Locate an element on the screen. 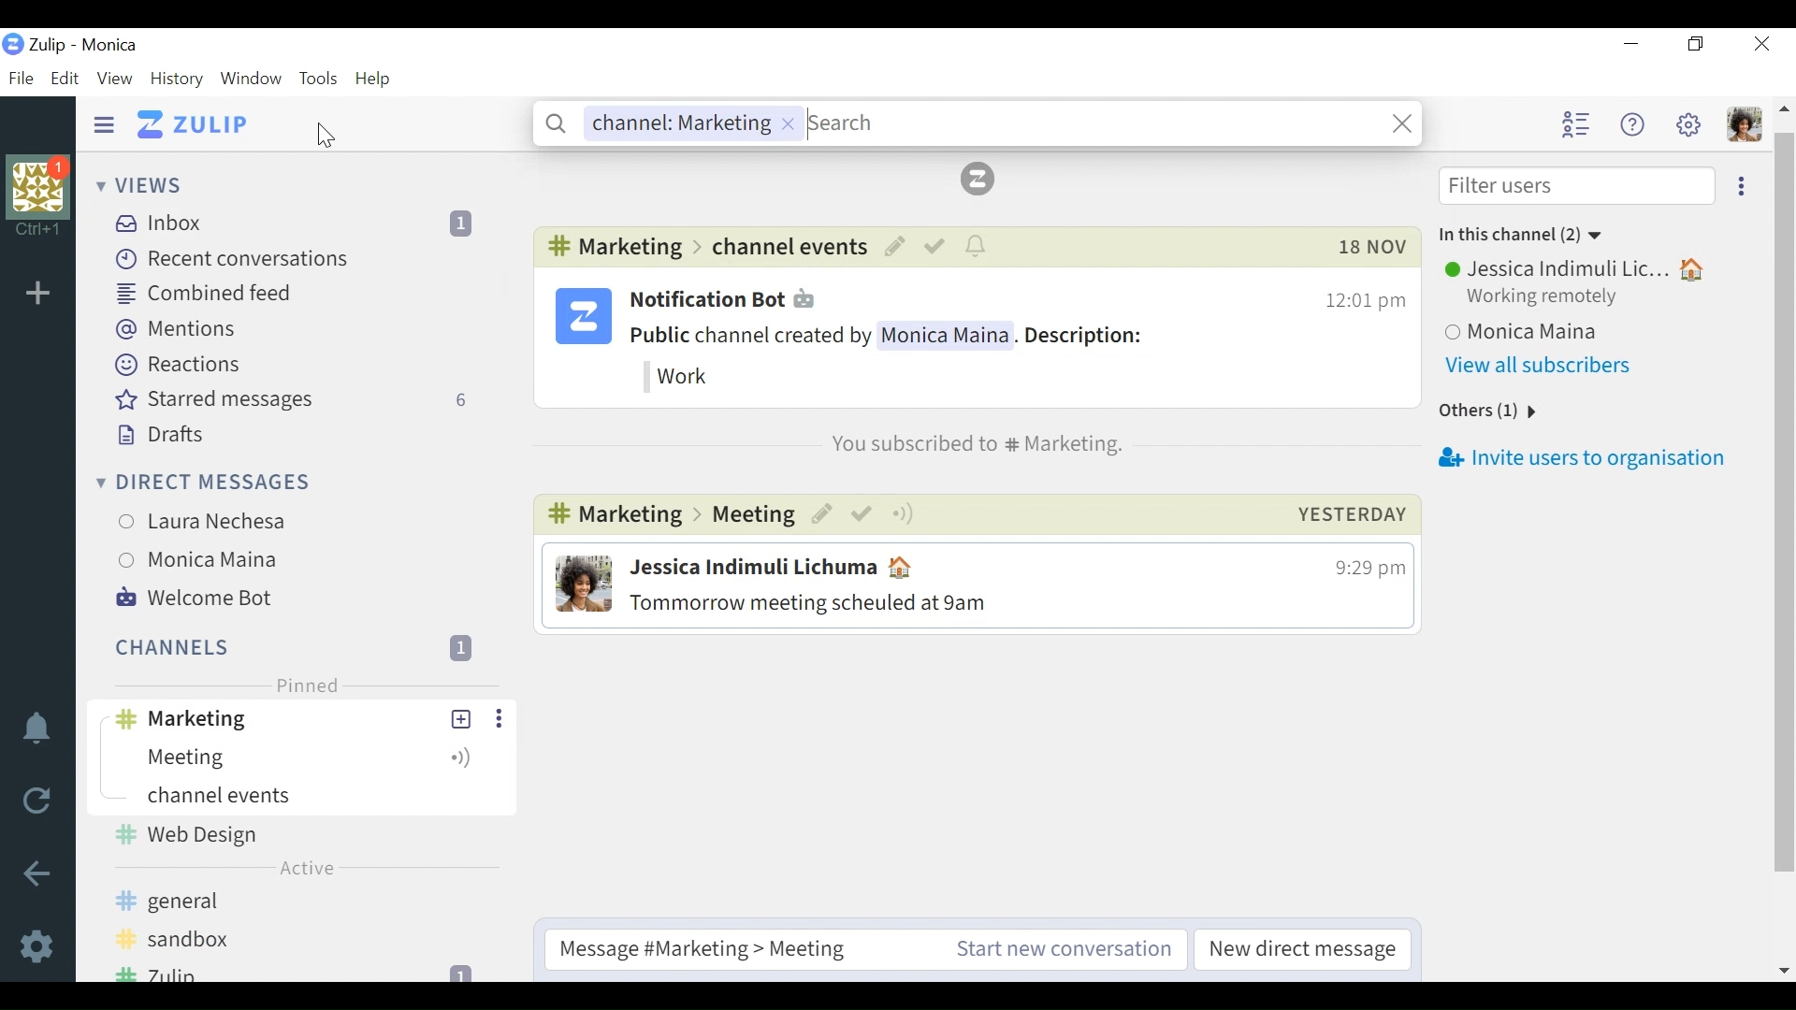 The image size is (1796, 1010). Start new conversation is located at coordinates (1062, 948).